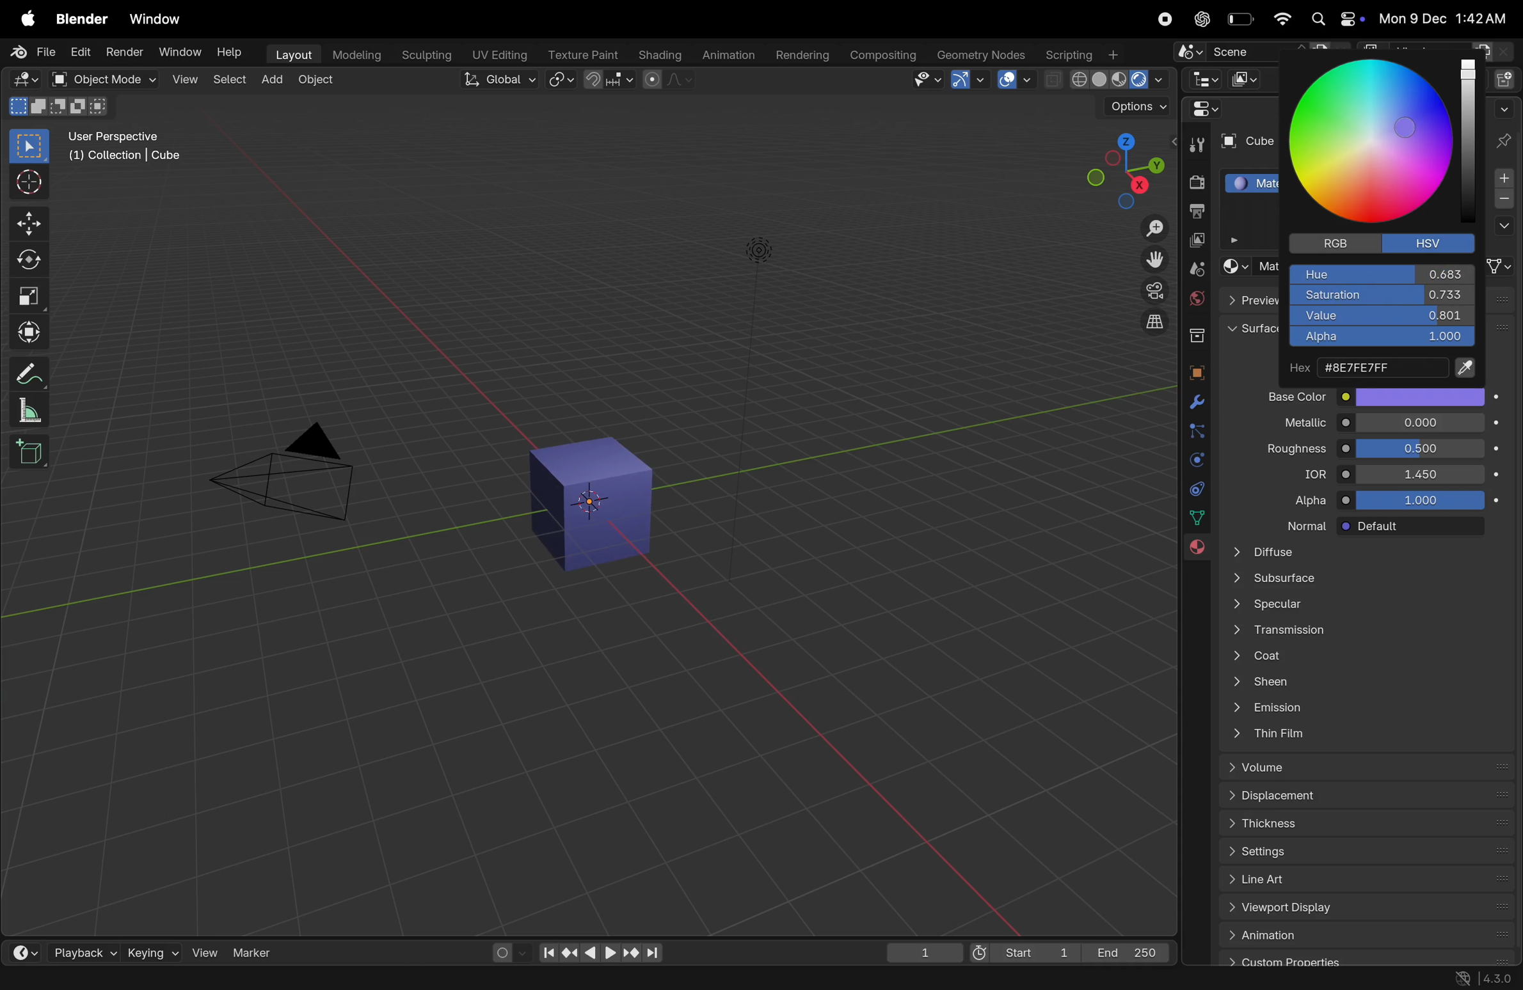 This screenshot has height=990, width=1523. What do you see at coordinates (1362, 909) in the screenshot?
I see `view port display` at bounding box center [1362, 909].